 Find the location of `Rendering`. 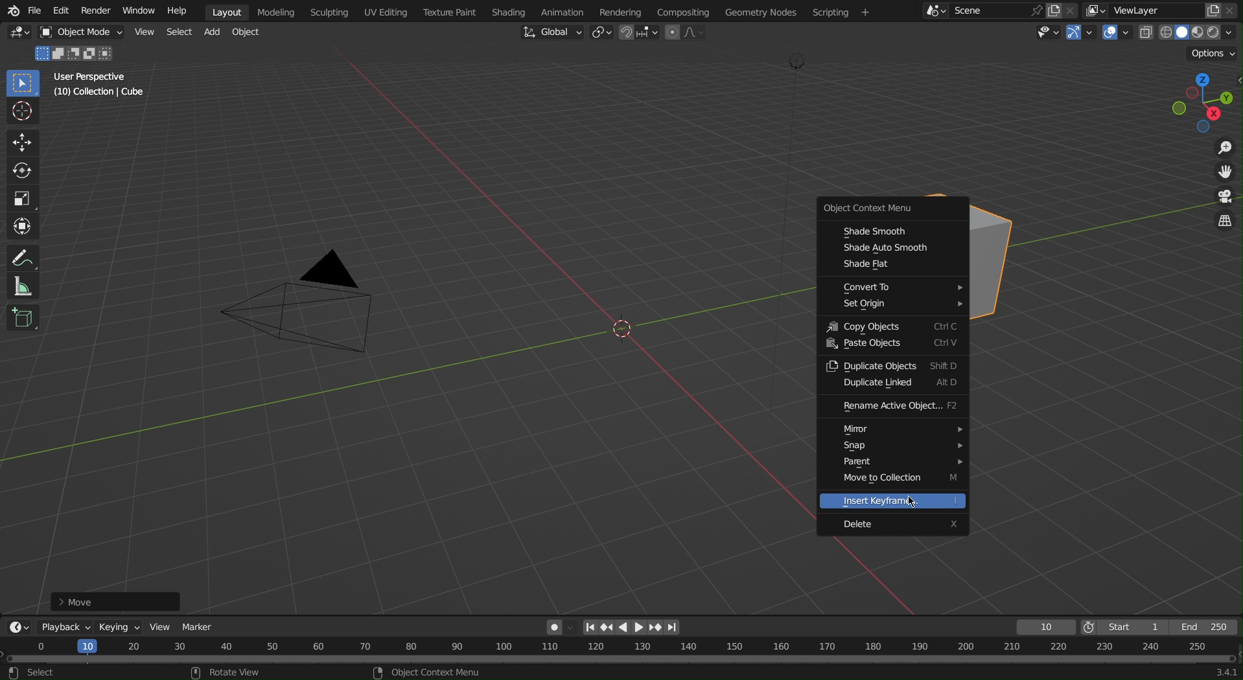

Rendering is located at coordinates (625, 12).